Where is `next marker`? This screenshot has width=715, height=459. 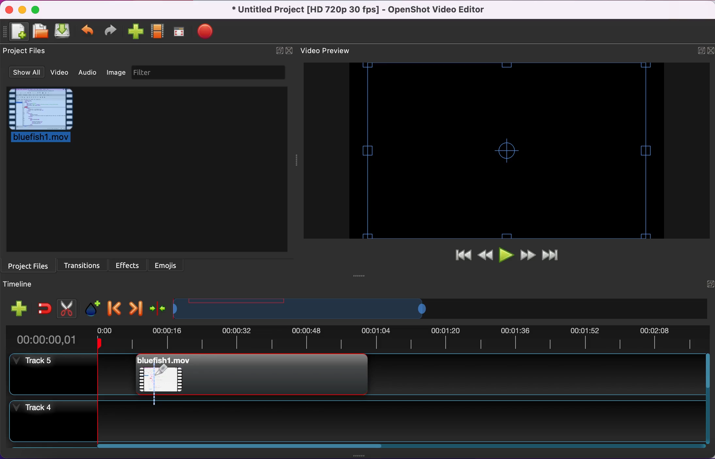 next marker is located at coordinates (134, 307).